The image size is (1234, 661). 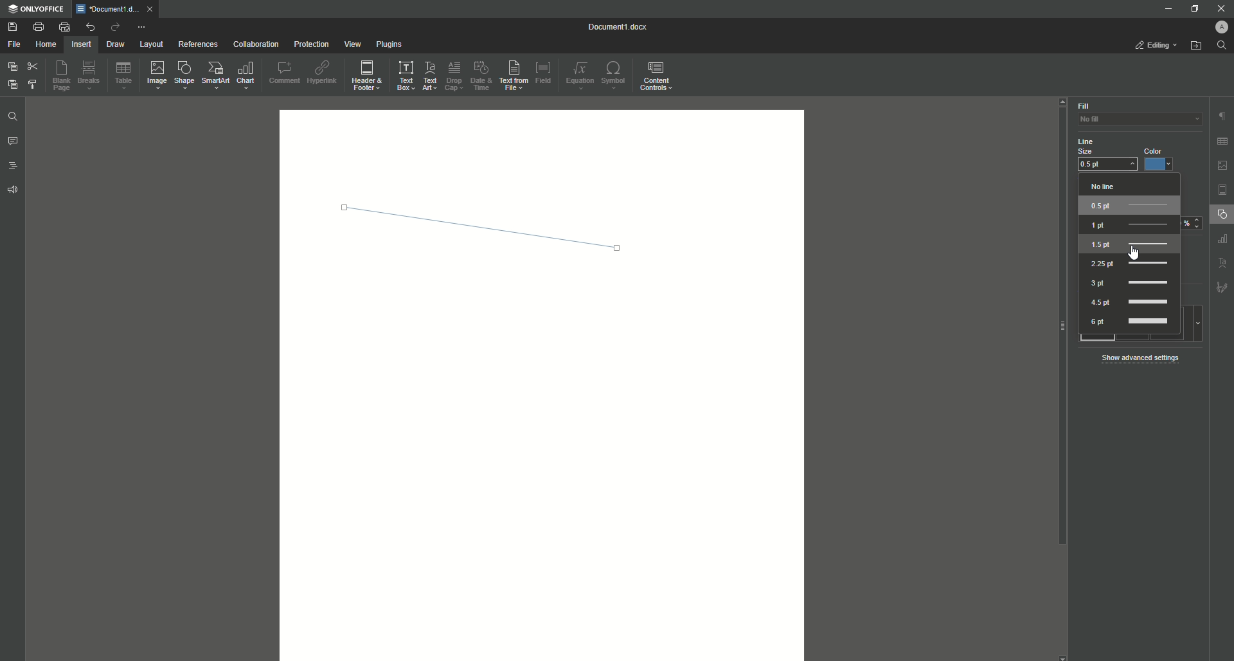 What do you see at coordinates (39, 9) in the screenshot?
I see `ONLYOFFICE` at bounding box center [39, 9].